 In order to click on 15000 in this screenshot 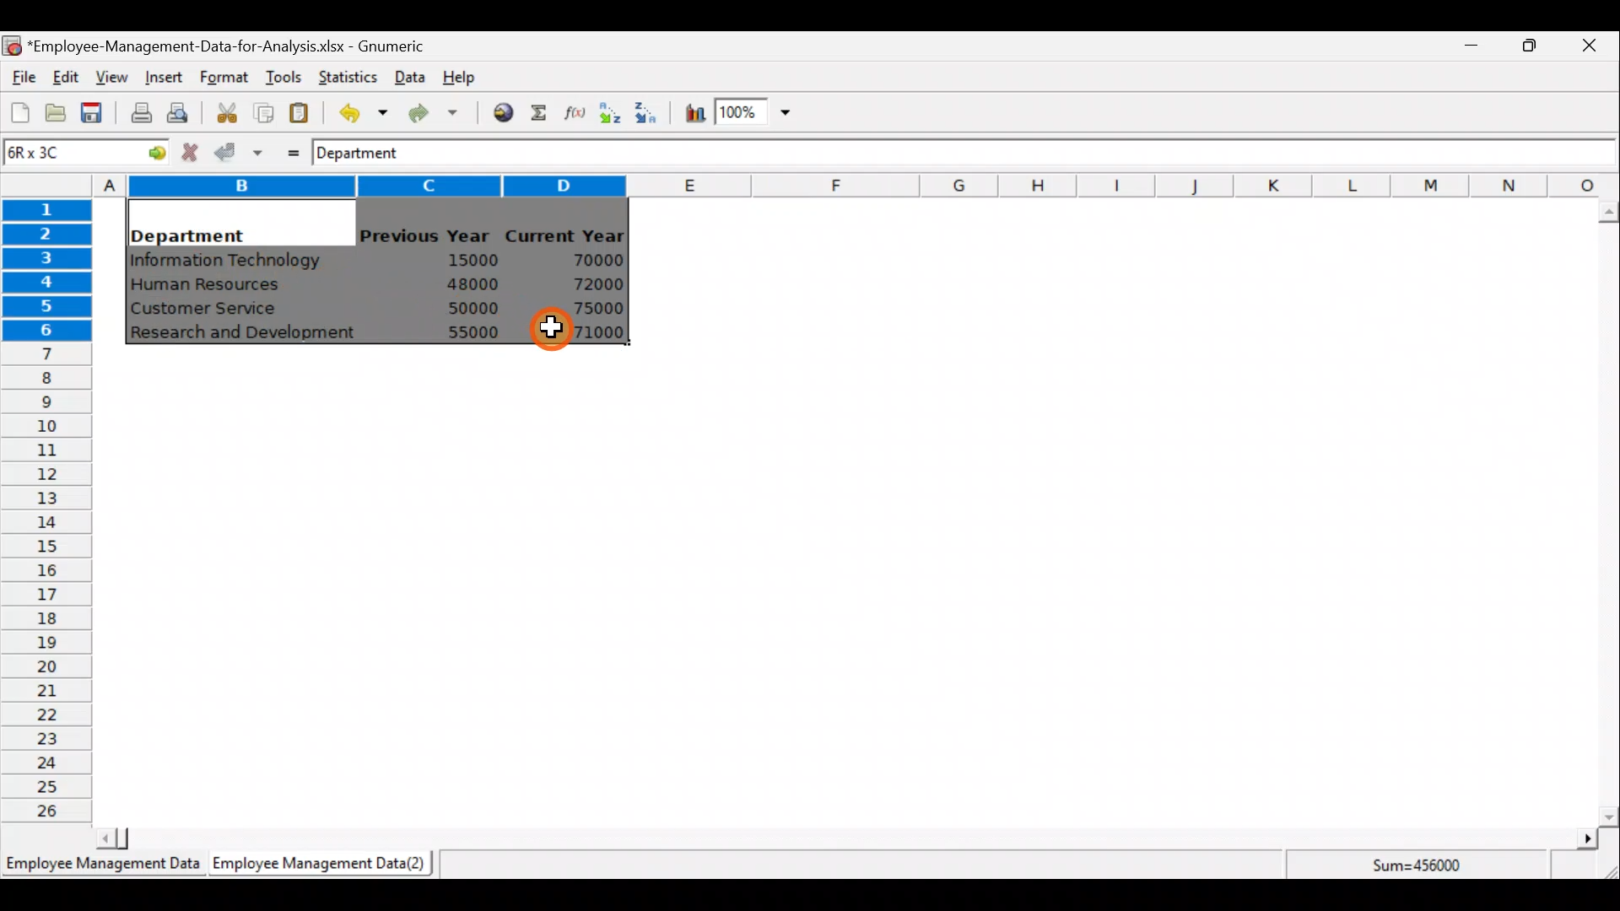, I will do `click(467, 259)`.